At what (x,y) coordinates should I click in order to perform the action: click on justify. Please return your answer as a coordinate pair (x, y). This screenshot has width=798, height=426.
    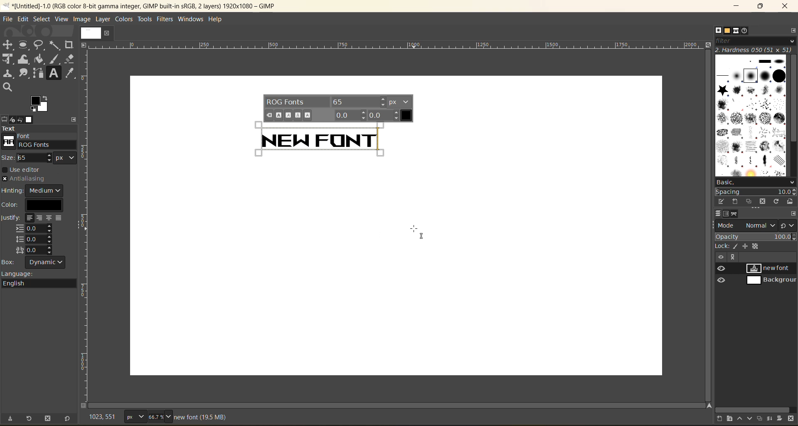
    Looking at the image, I should click on (34, 234).